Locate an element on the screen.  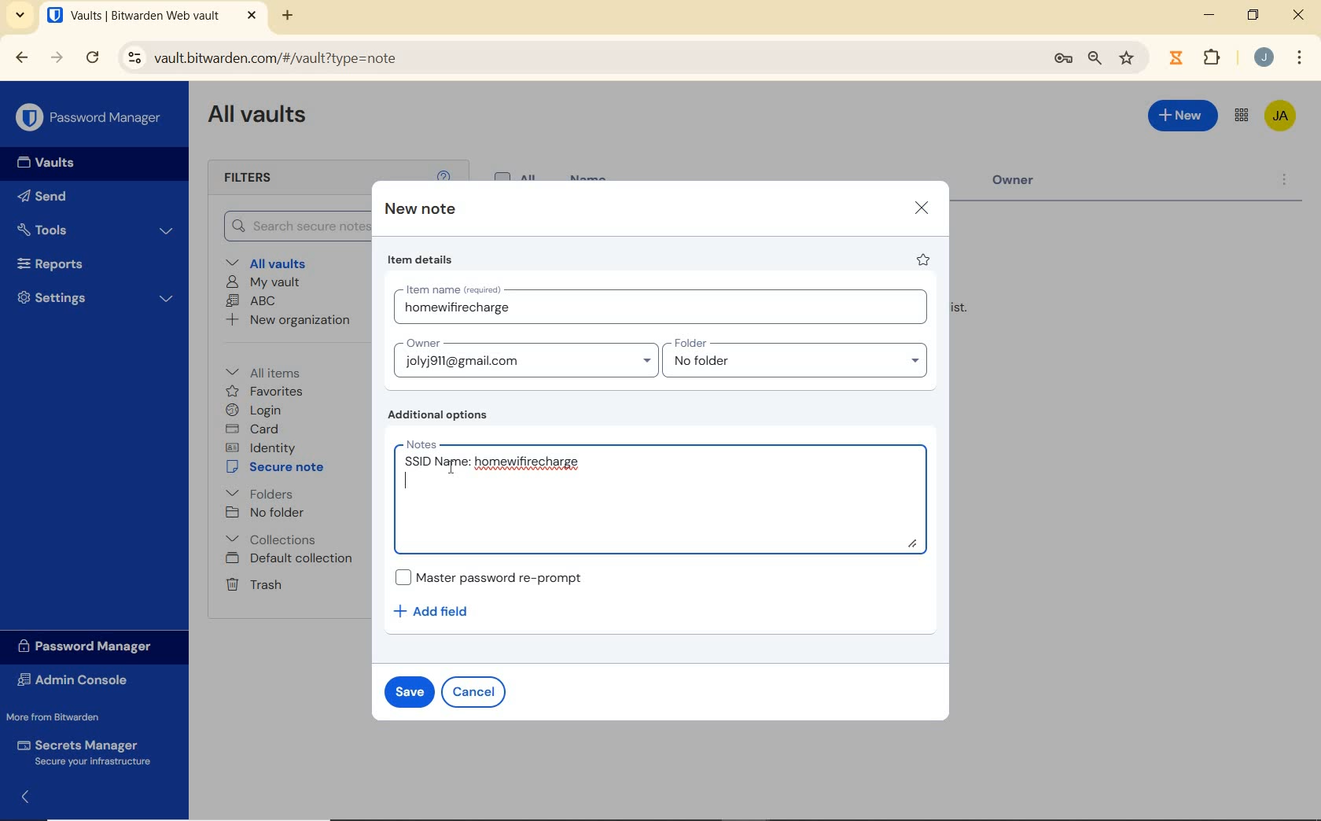
Settings is located at coordinates (94, 297).